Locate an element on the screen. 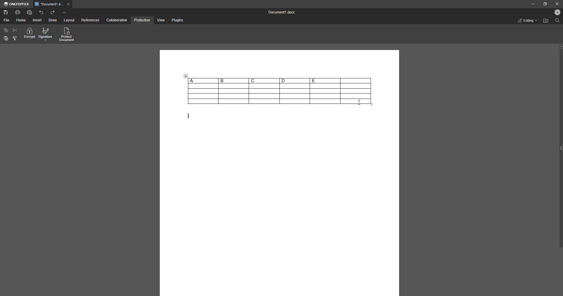  Save is located at coordinates (6, 13).